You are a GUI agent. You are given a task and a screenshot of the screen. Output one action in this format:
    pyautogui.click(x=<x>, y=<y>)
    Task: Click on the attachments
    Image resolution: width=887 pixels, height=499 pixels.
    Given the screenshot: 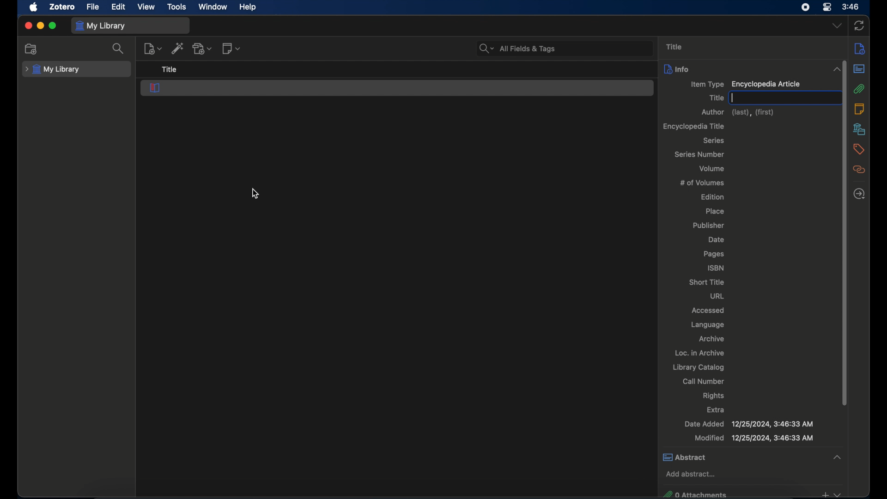 What is the action you would take?
    pyautogui.click(x=859, y=89)
    